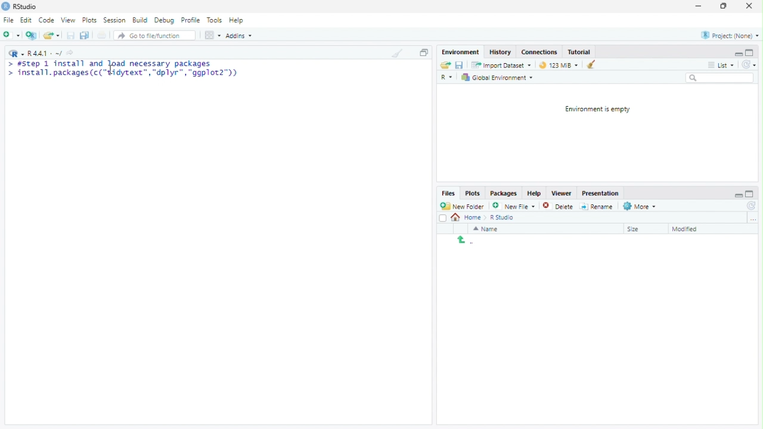 This screenshot has width=763, height=429. What do you see at coordinates (550, 206) in the screenshot?
I see `Delete` at bounding box center [550, 206].